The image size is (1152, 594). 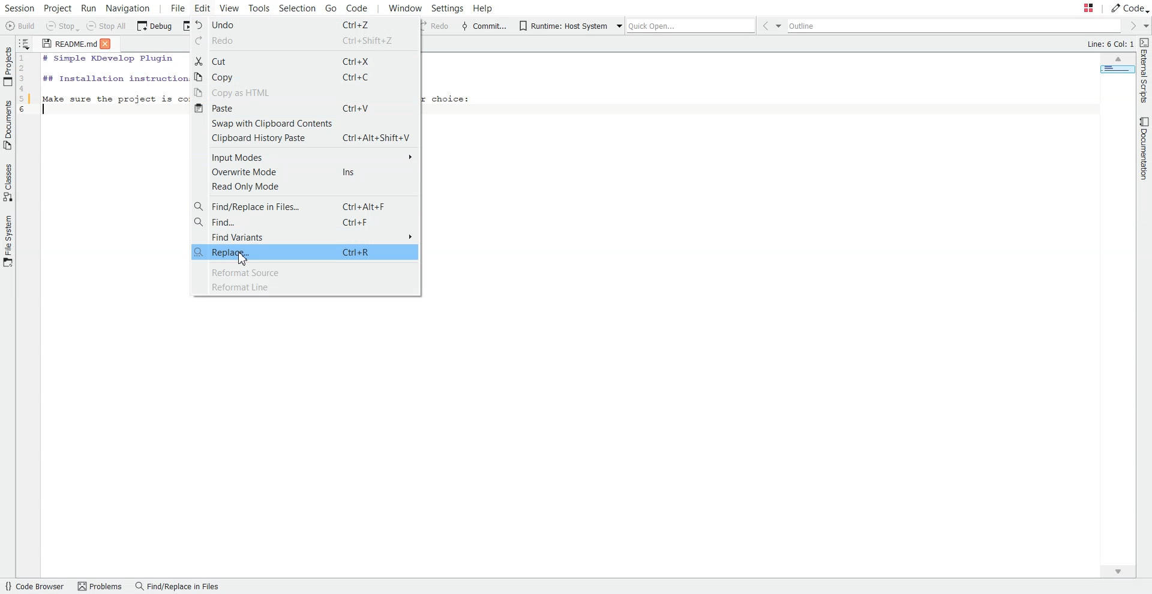 What do you see at coordinates (1118, 60) in the screenshot?
I see `Scroll up arrow` at bounding box center [1118, 60].